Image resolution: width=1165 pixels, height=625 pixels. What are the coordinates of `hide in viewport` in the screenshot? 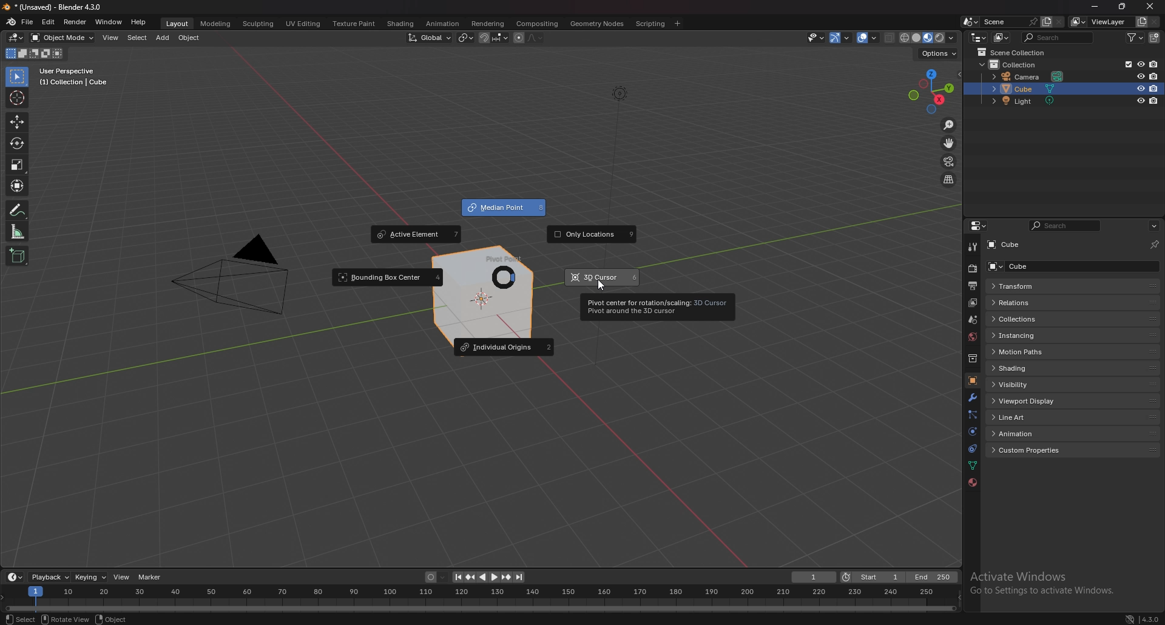 It's located at (1141, 88).